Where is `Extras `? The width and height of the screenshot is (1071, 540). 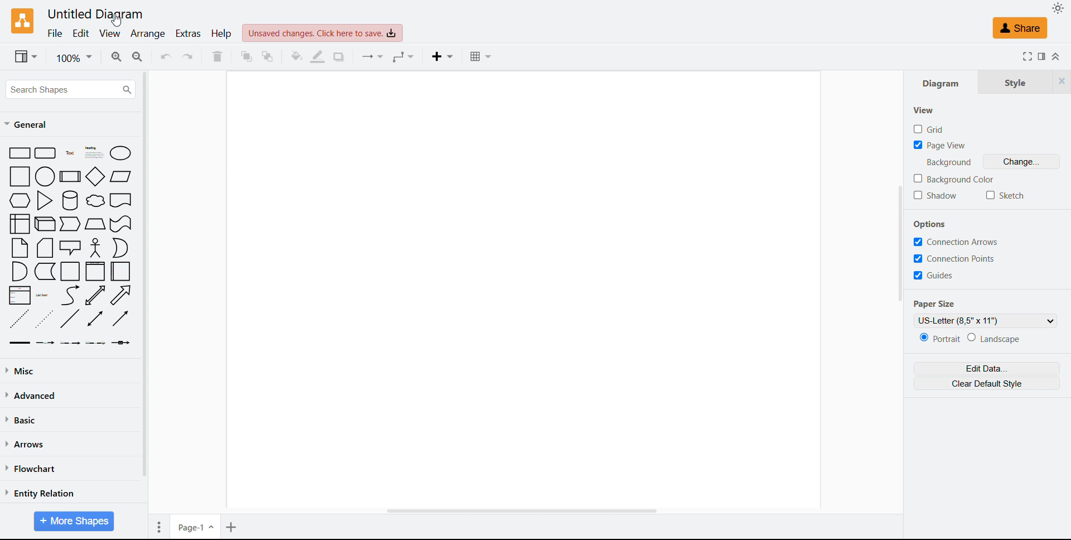 Extras  is located at coordinates (187, 33).